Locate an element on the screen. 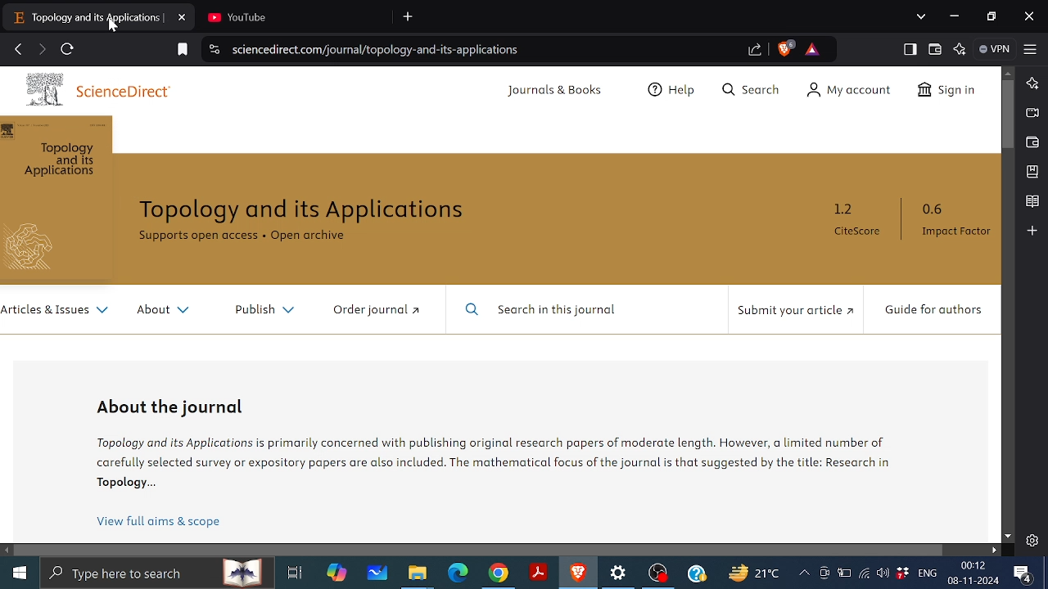  Language is located at coordinates (928, 572).